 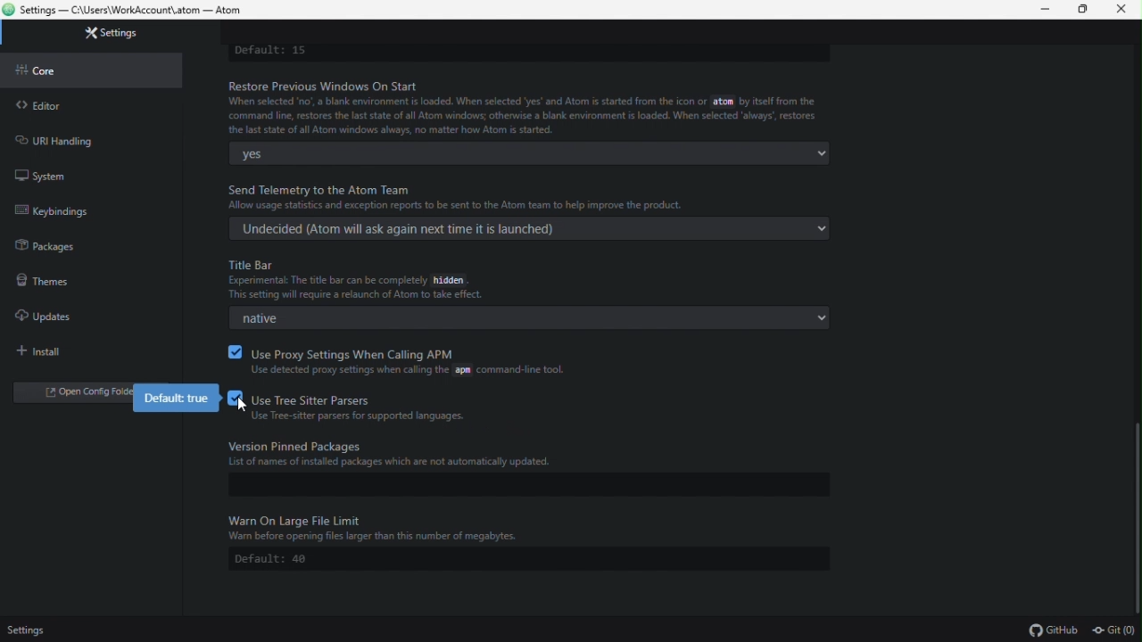 I want to click on native, so click(x=525, y=319).